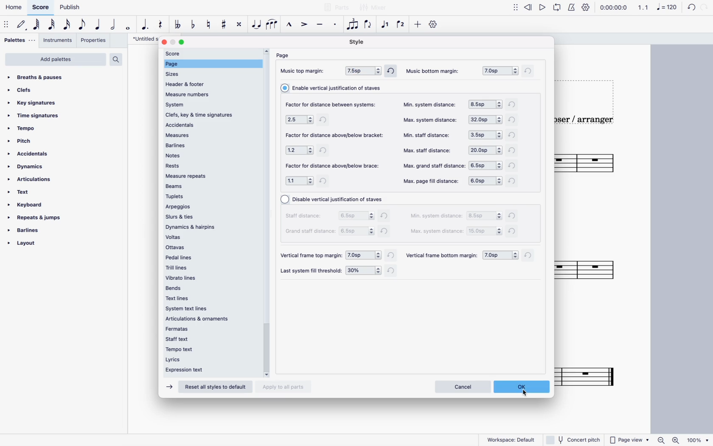 The width and height of the screenshot is (713, 446). Describe the element at coordinates (203, 358) in the screenshot. I see `lyrics` at that location.